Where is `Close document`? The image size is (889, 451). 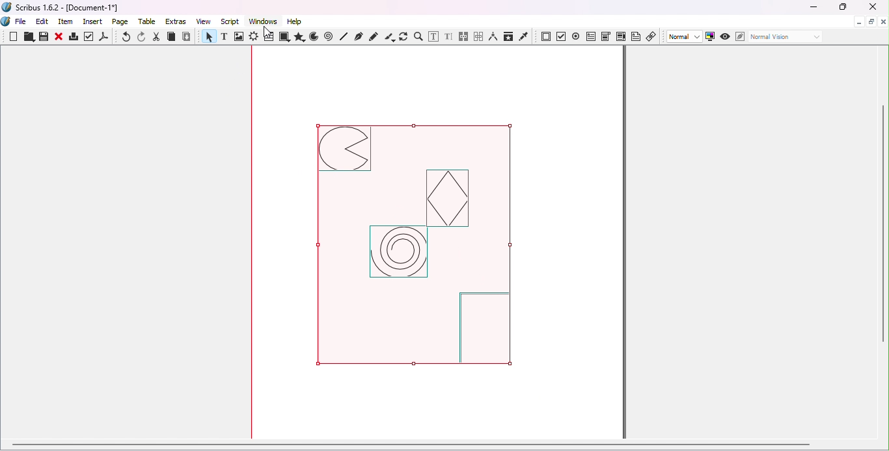
Close document is located at coordinates (883, 22).